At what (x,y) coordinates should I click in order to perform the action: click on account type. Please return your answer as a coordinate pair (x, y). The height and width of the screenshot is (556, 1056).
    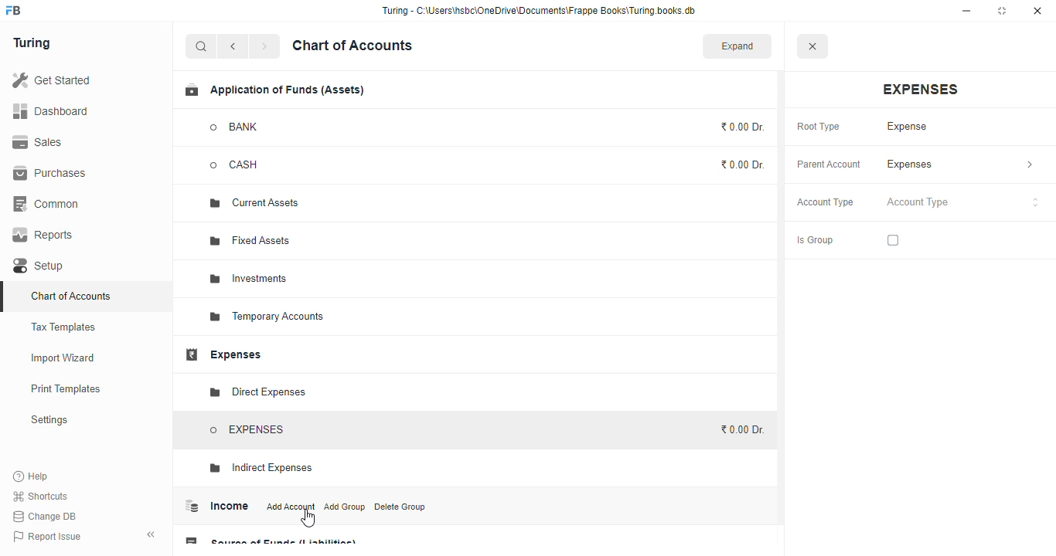
    Looking at the image, I should click on (826, 202).